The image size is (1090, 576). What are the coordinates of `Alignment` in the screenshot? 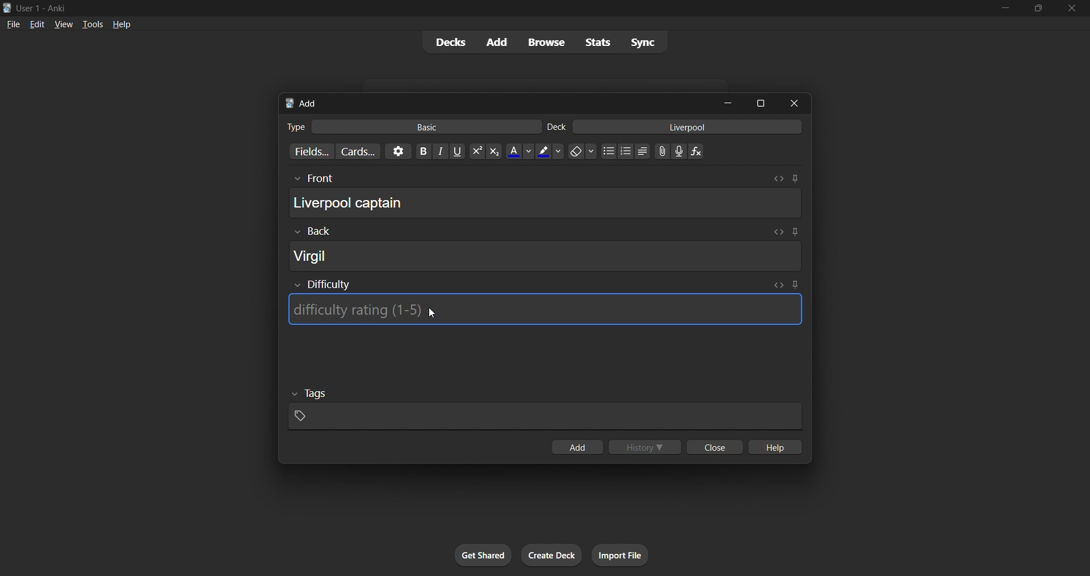 It's located at (643, 151).